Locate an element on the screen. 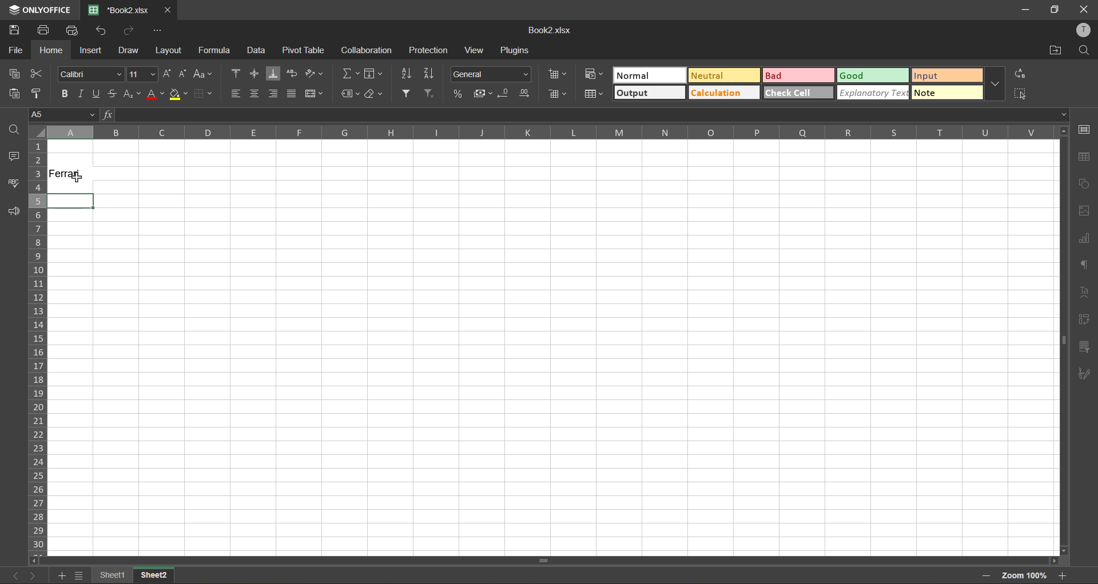 This screenshot has height=584, width=1098. paragraph is located at coordinates (1084, 265).